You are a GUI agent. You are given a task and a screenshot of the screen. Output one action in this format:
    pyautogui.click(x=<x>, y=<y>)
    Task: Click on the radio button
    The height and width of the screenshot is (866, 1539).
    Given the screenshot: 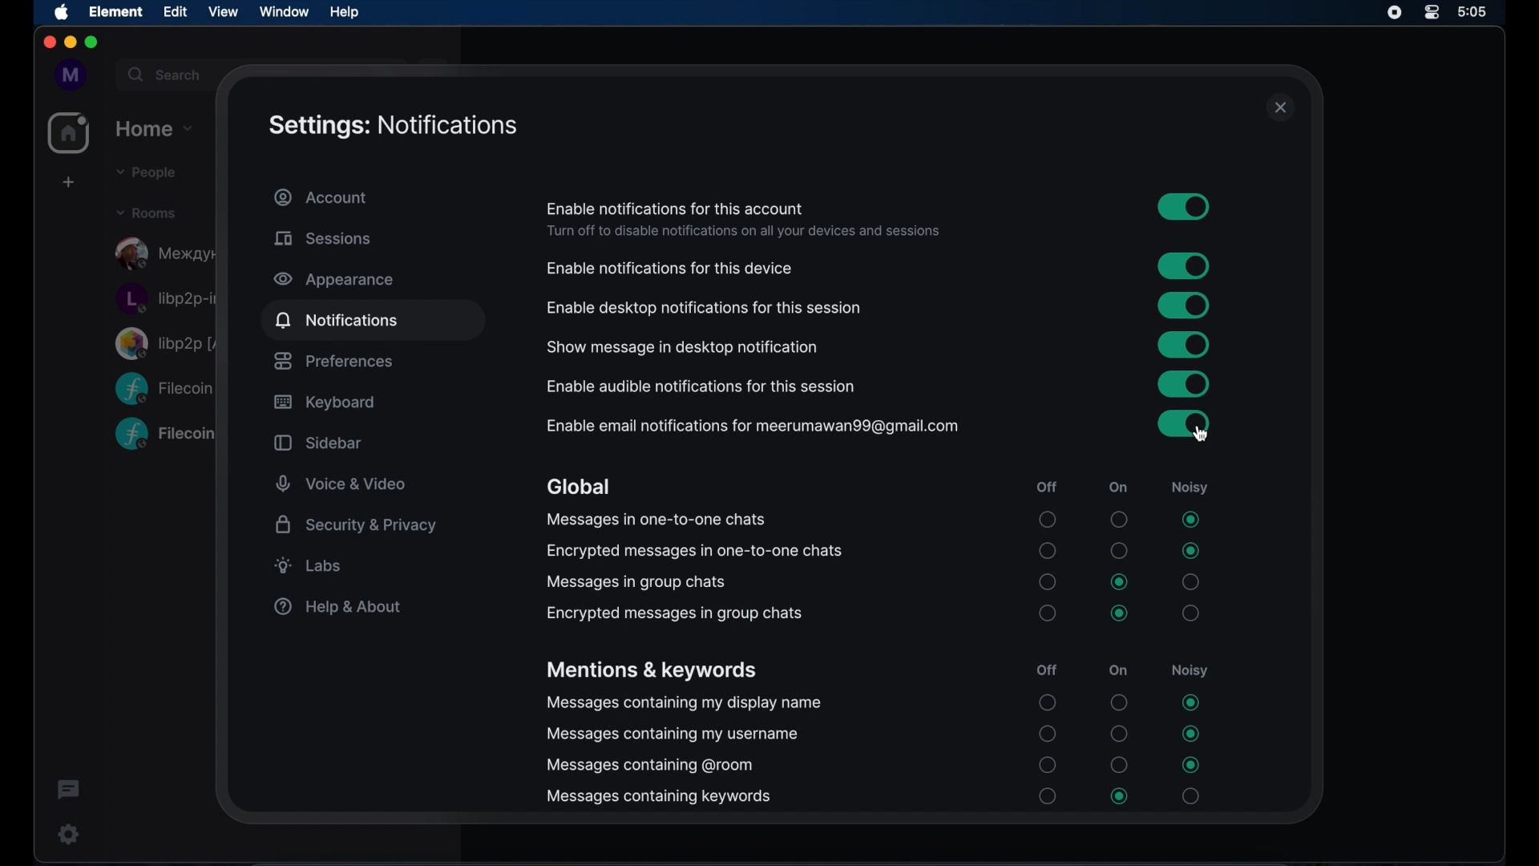 What is the action you would take?
    pyautogui.click(x=1048, y=551)
    